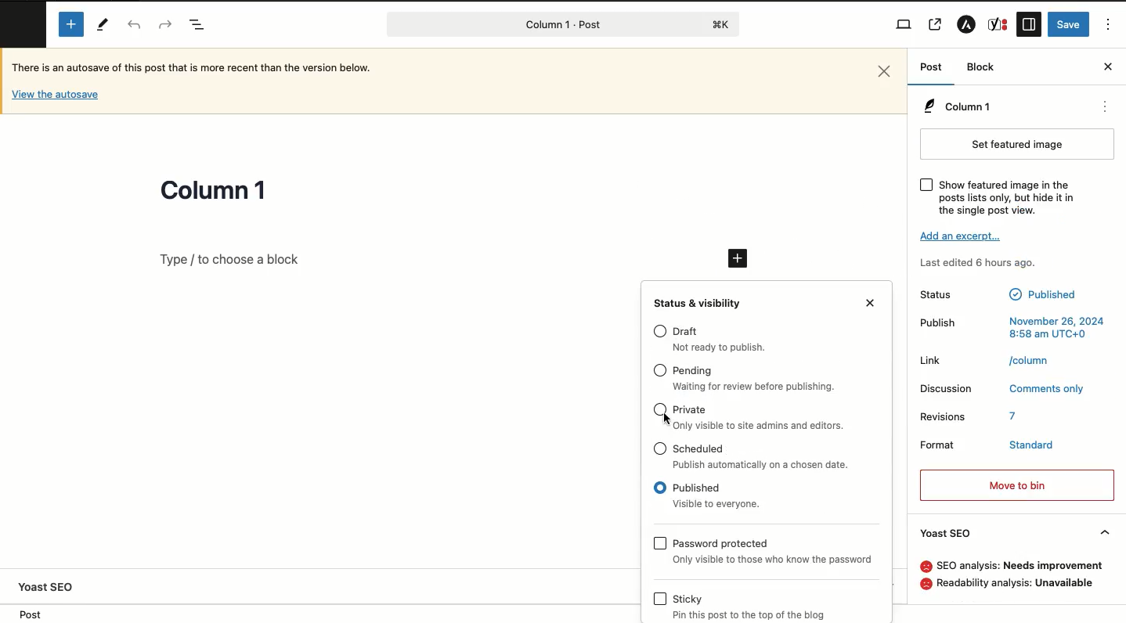 The width and height of the screenshot is (1126, 623). Describe the element at coordinates (1109, 25) in the screenshot. I see `Options` at that location.